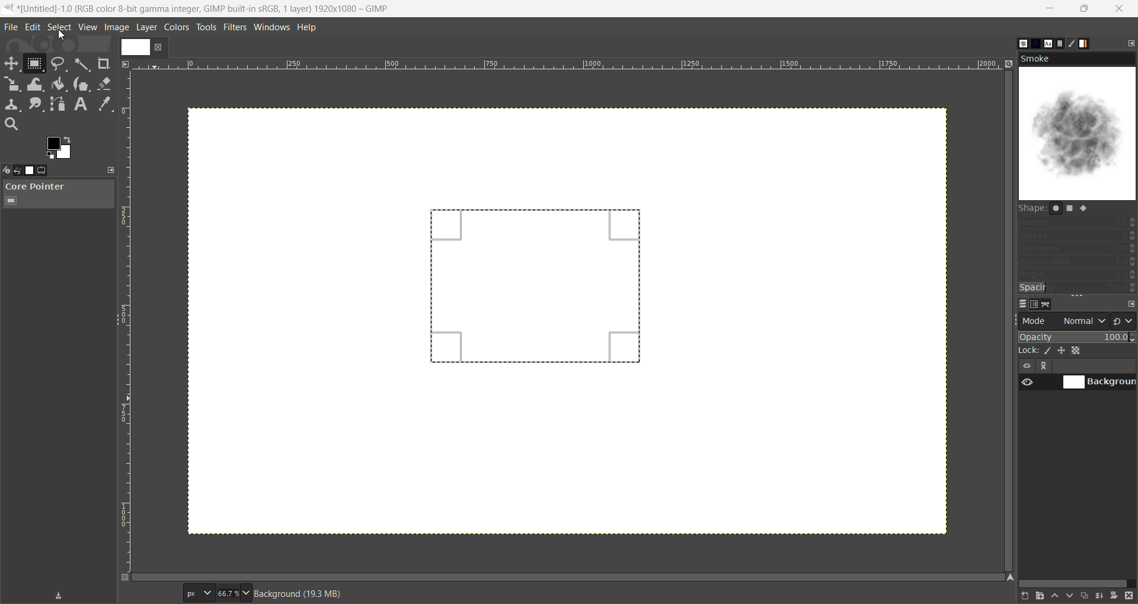 This screenshot has height=604, width=1138. Describe the element at coordinates (130, 323) in the screenshot. I see `scale bar` at that location.